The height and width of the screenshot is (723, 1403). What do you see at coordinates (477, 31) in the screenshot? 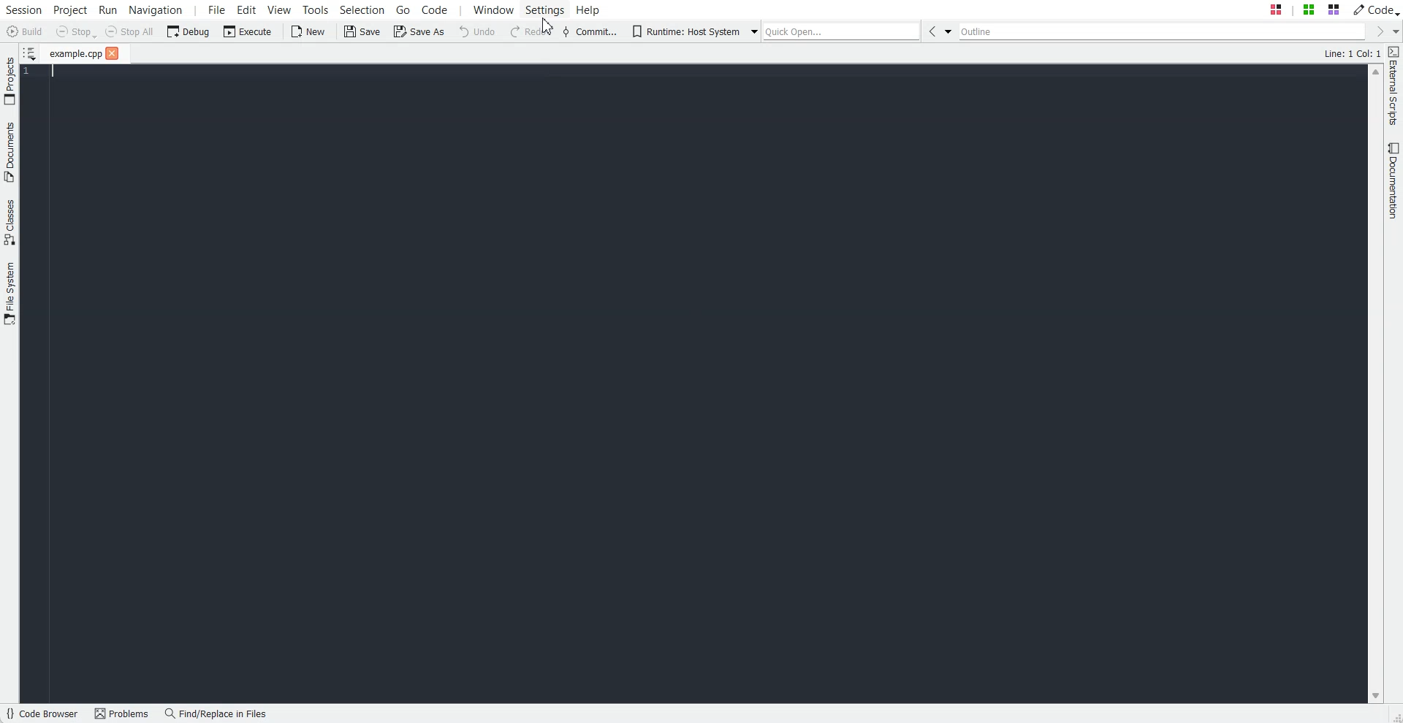
I see `Undo` at bounding box center [477, 31].